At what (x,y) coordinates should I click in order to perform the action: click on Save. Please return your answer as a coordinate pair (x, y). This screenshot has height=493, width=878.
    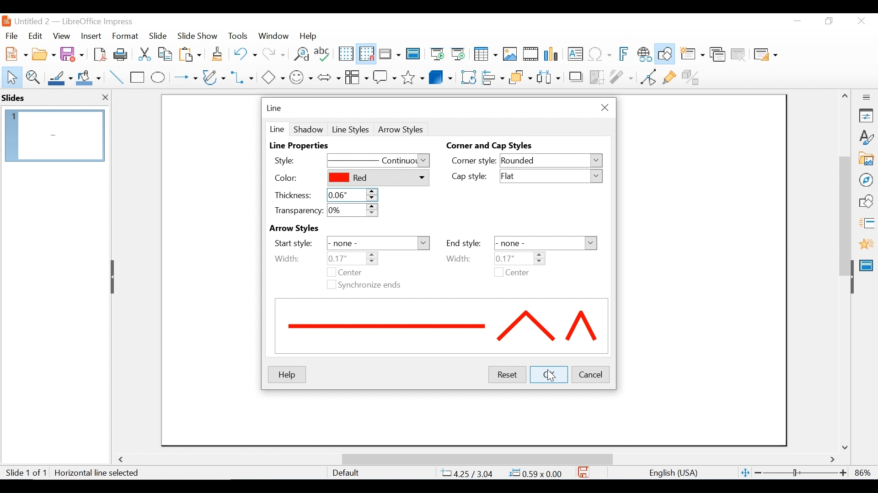
    Looking at the image, I should click on (73, 53).